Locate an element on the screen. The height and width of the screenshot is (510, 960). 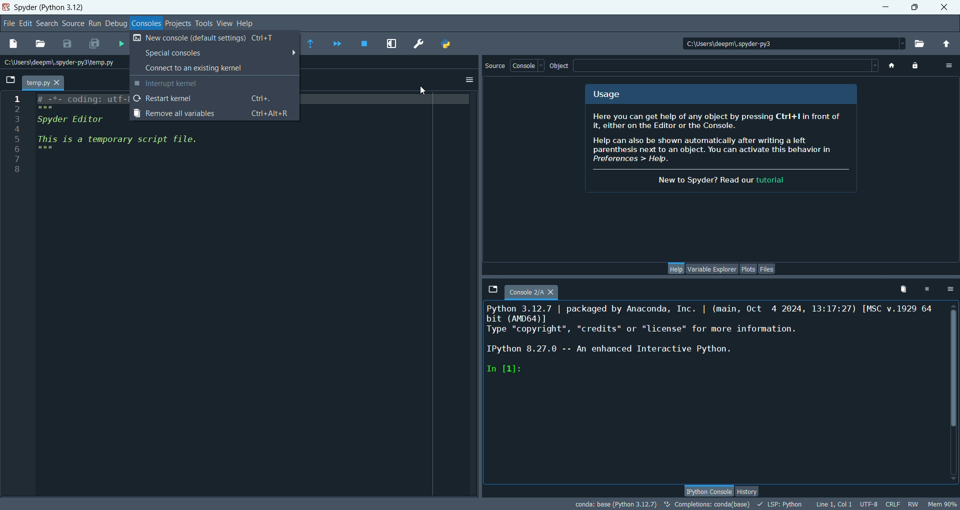
projects is located at coordinates (177, 22).